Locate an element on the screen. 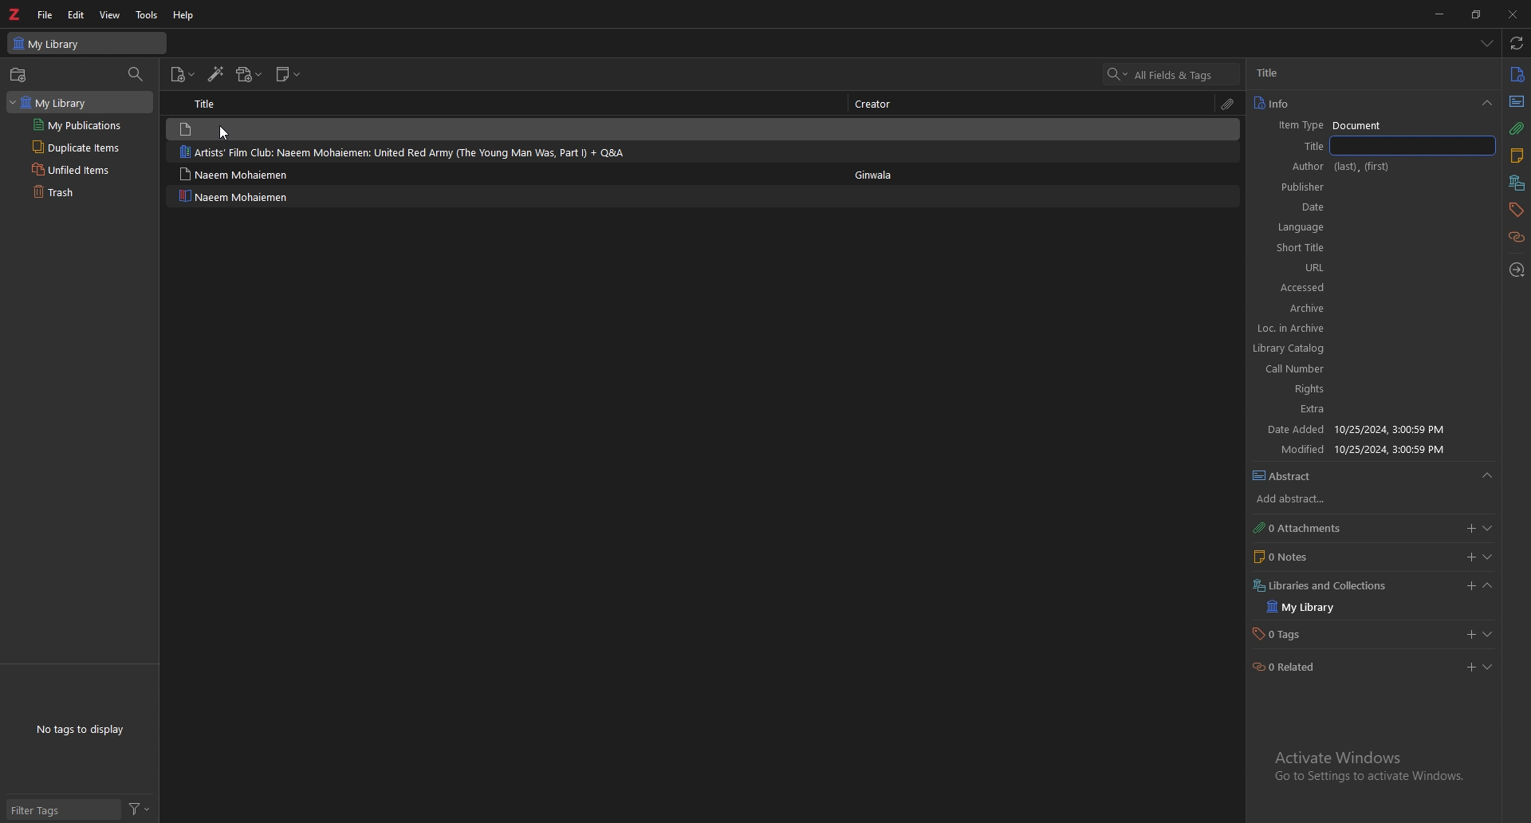 The width and height of the screenshot is (1531, 823). item is located at coordinates (502, 152).